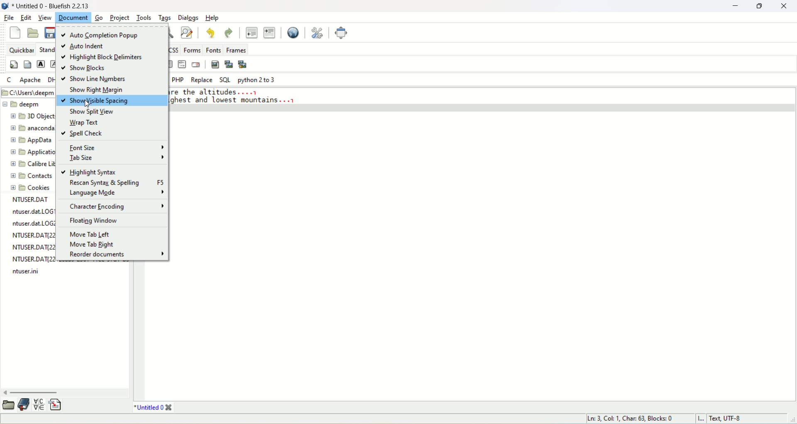  Describe the element at coordinates (25, 93) in the screenshot. I see `Filepath` at that location.